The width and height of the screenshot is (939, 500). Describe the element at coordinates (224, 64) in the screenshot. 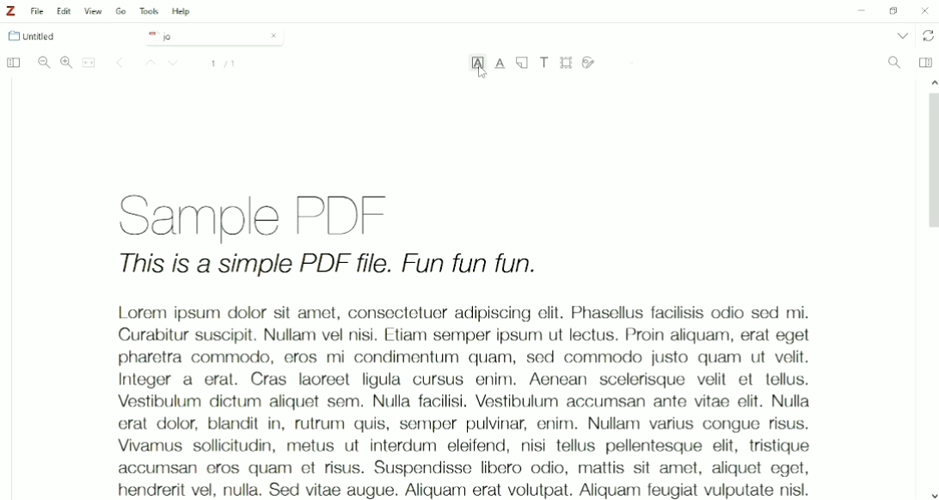

I see `Page number` at that location.